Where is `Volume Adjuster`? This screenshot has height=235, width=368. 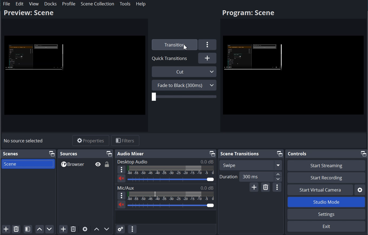 Volume Adjuster is located at coordinates (171, 205).